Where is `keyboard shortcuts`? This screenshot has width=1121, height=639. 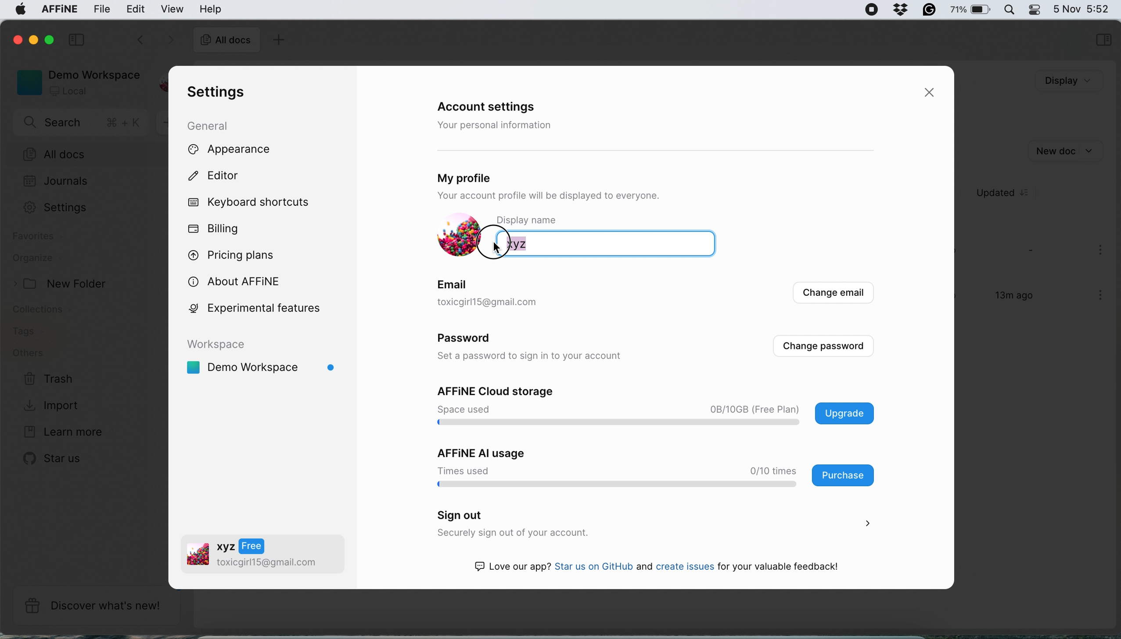
keyboard shortcuts is located at coordinates (252, 203).